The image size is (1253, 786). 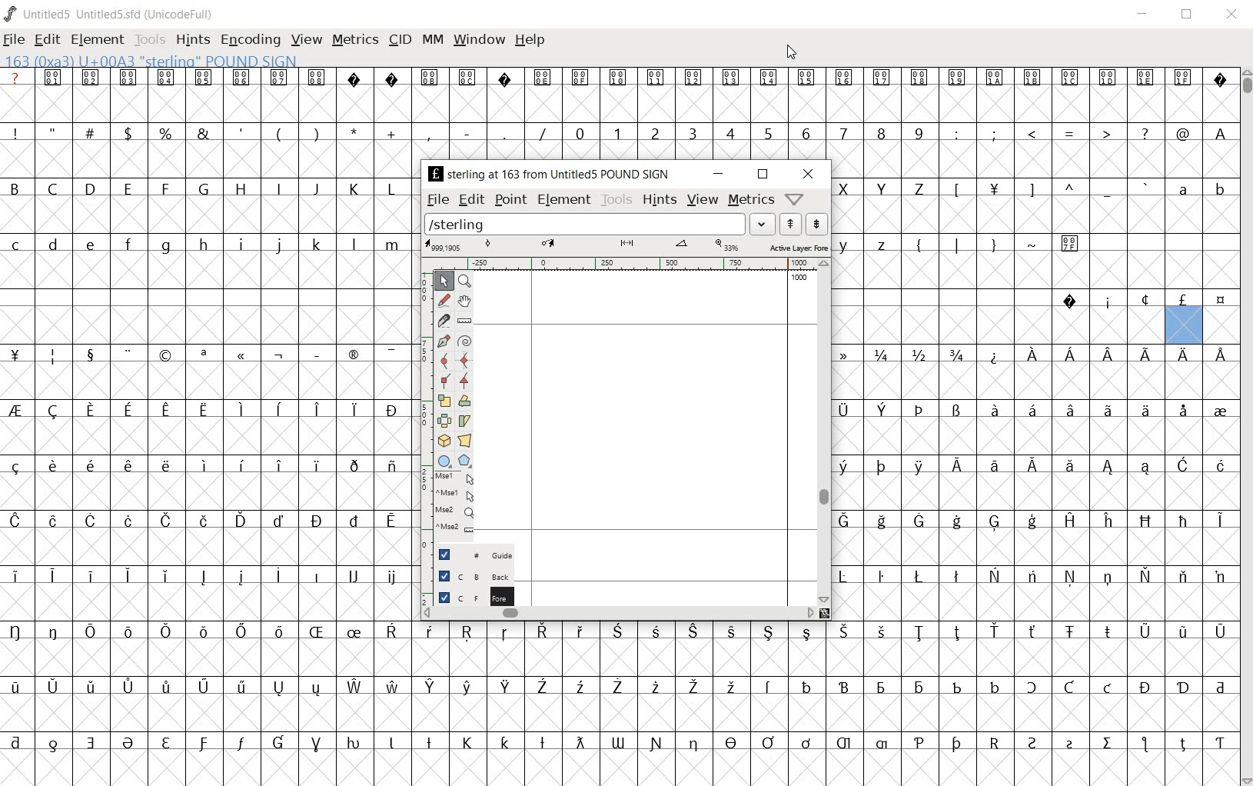 I want to click on Symbol, so click(x=18, y=466).